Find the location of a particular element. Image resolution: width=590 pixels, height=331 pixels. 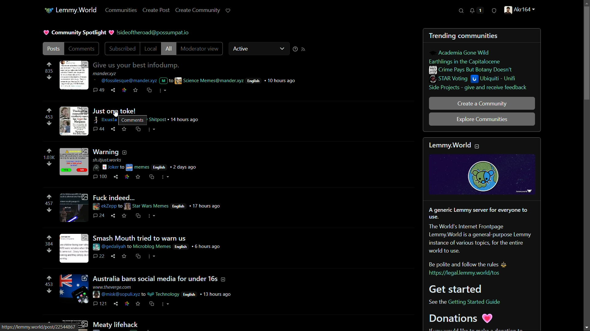

link is located at coordinates (124, 90).